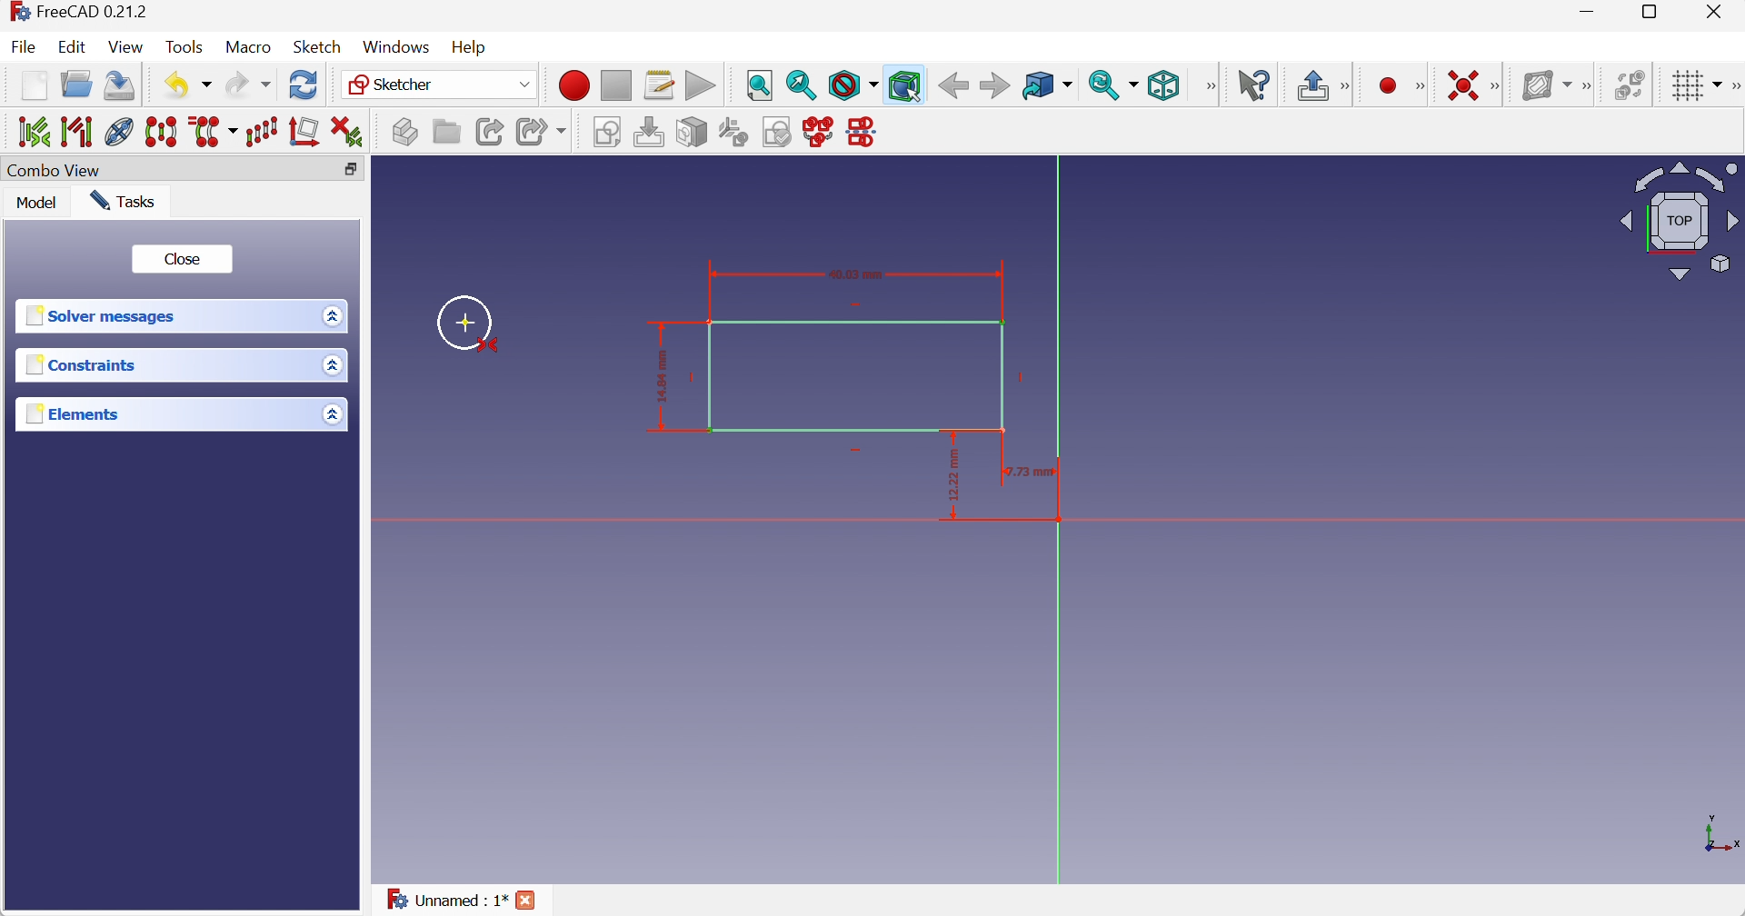  Describe the element at coordinates (215, 132) in the screenshot. I see `Clone` at that location.